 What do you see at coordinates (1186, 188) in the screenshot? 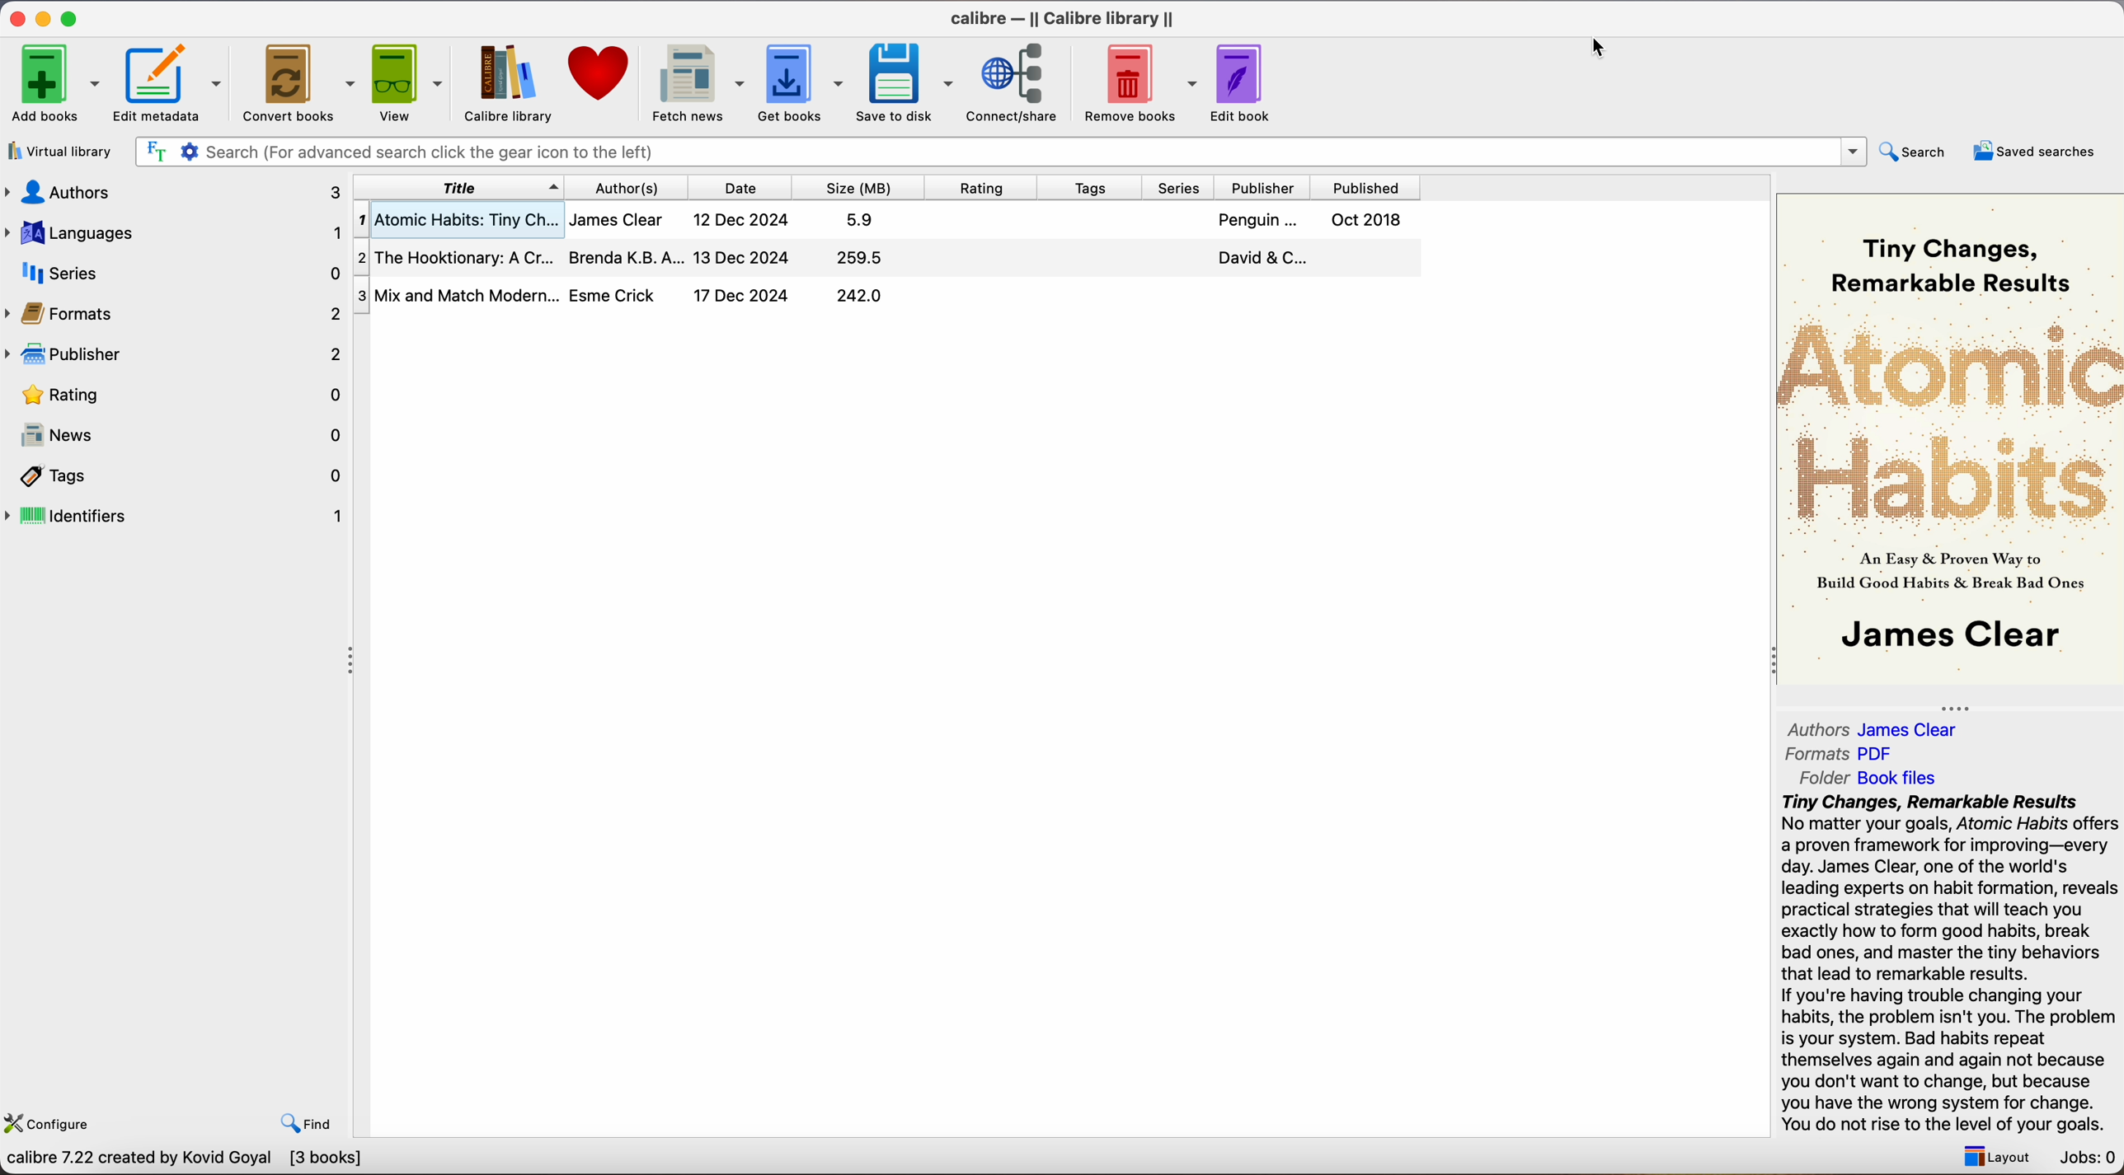
I see `series` at bounding box center [1186, 188].